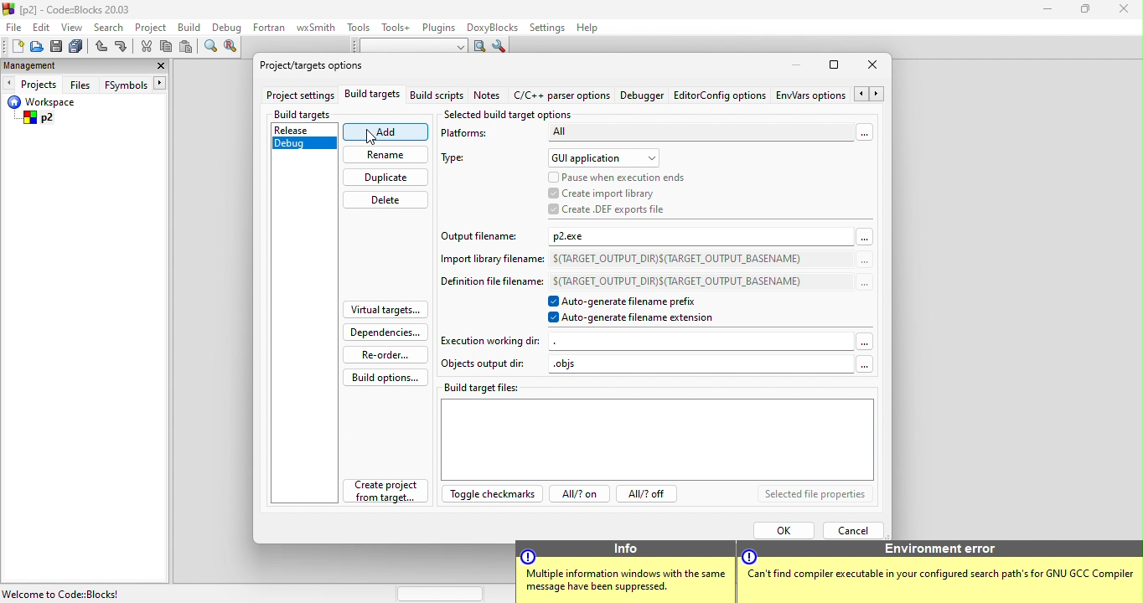 The image size is (1143, 603). What do you see at coordinates (316, 28) in the screenshot?
I see `wxsmith` at bounding box center [316, 28].